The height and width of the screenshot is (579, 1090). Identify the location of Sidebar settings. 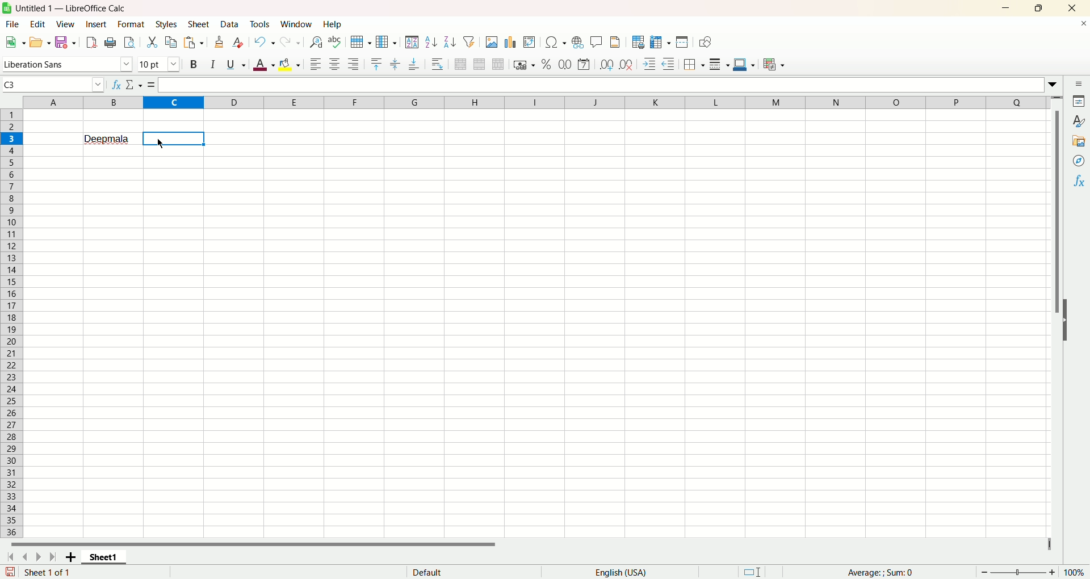
(1079, 83).